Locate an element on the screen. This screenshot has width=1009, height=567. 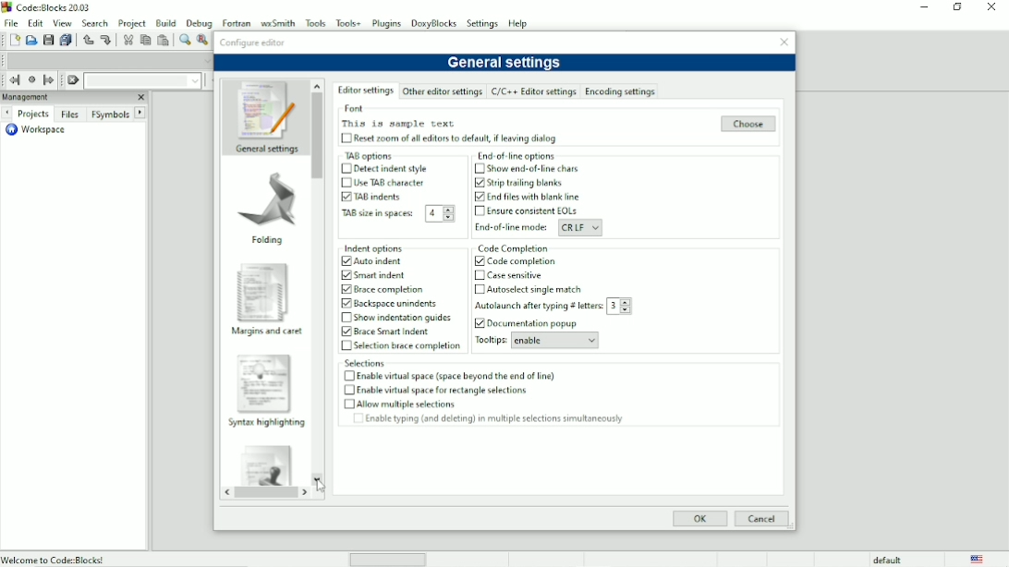
smart indent is located at coordinates (383, 275).